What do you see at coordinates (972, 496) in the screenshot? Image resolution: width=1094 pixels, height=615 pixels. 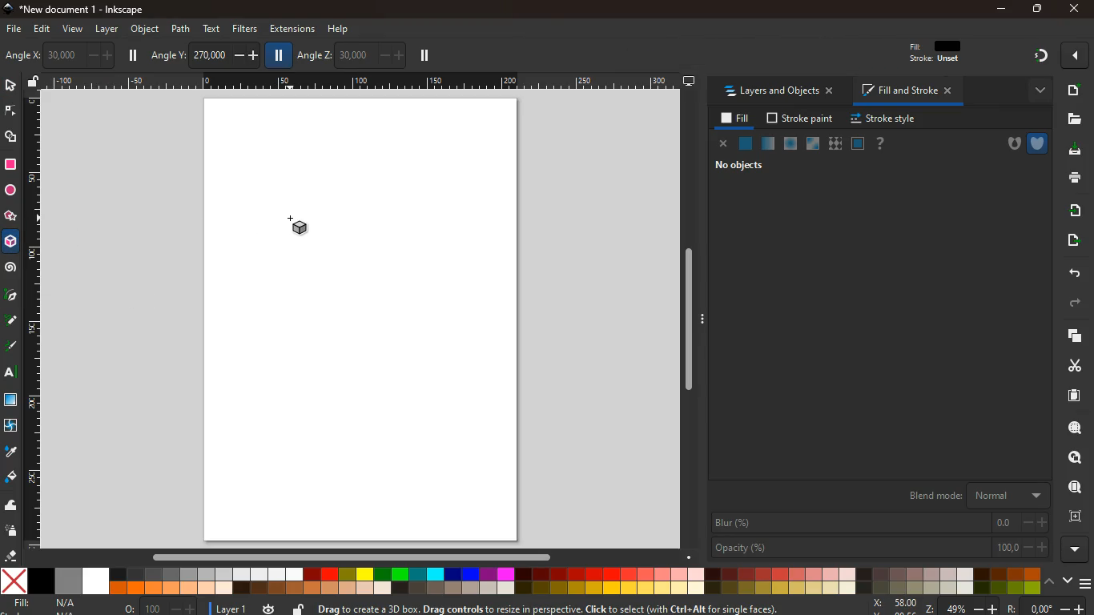 I see `blend mode` at bounding box center [972, 496].